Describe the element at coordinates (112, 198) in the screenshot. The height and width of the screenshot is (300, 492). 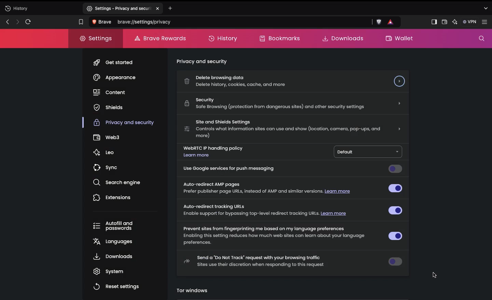
I see `Extensions` at that location.